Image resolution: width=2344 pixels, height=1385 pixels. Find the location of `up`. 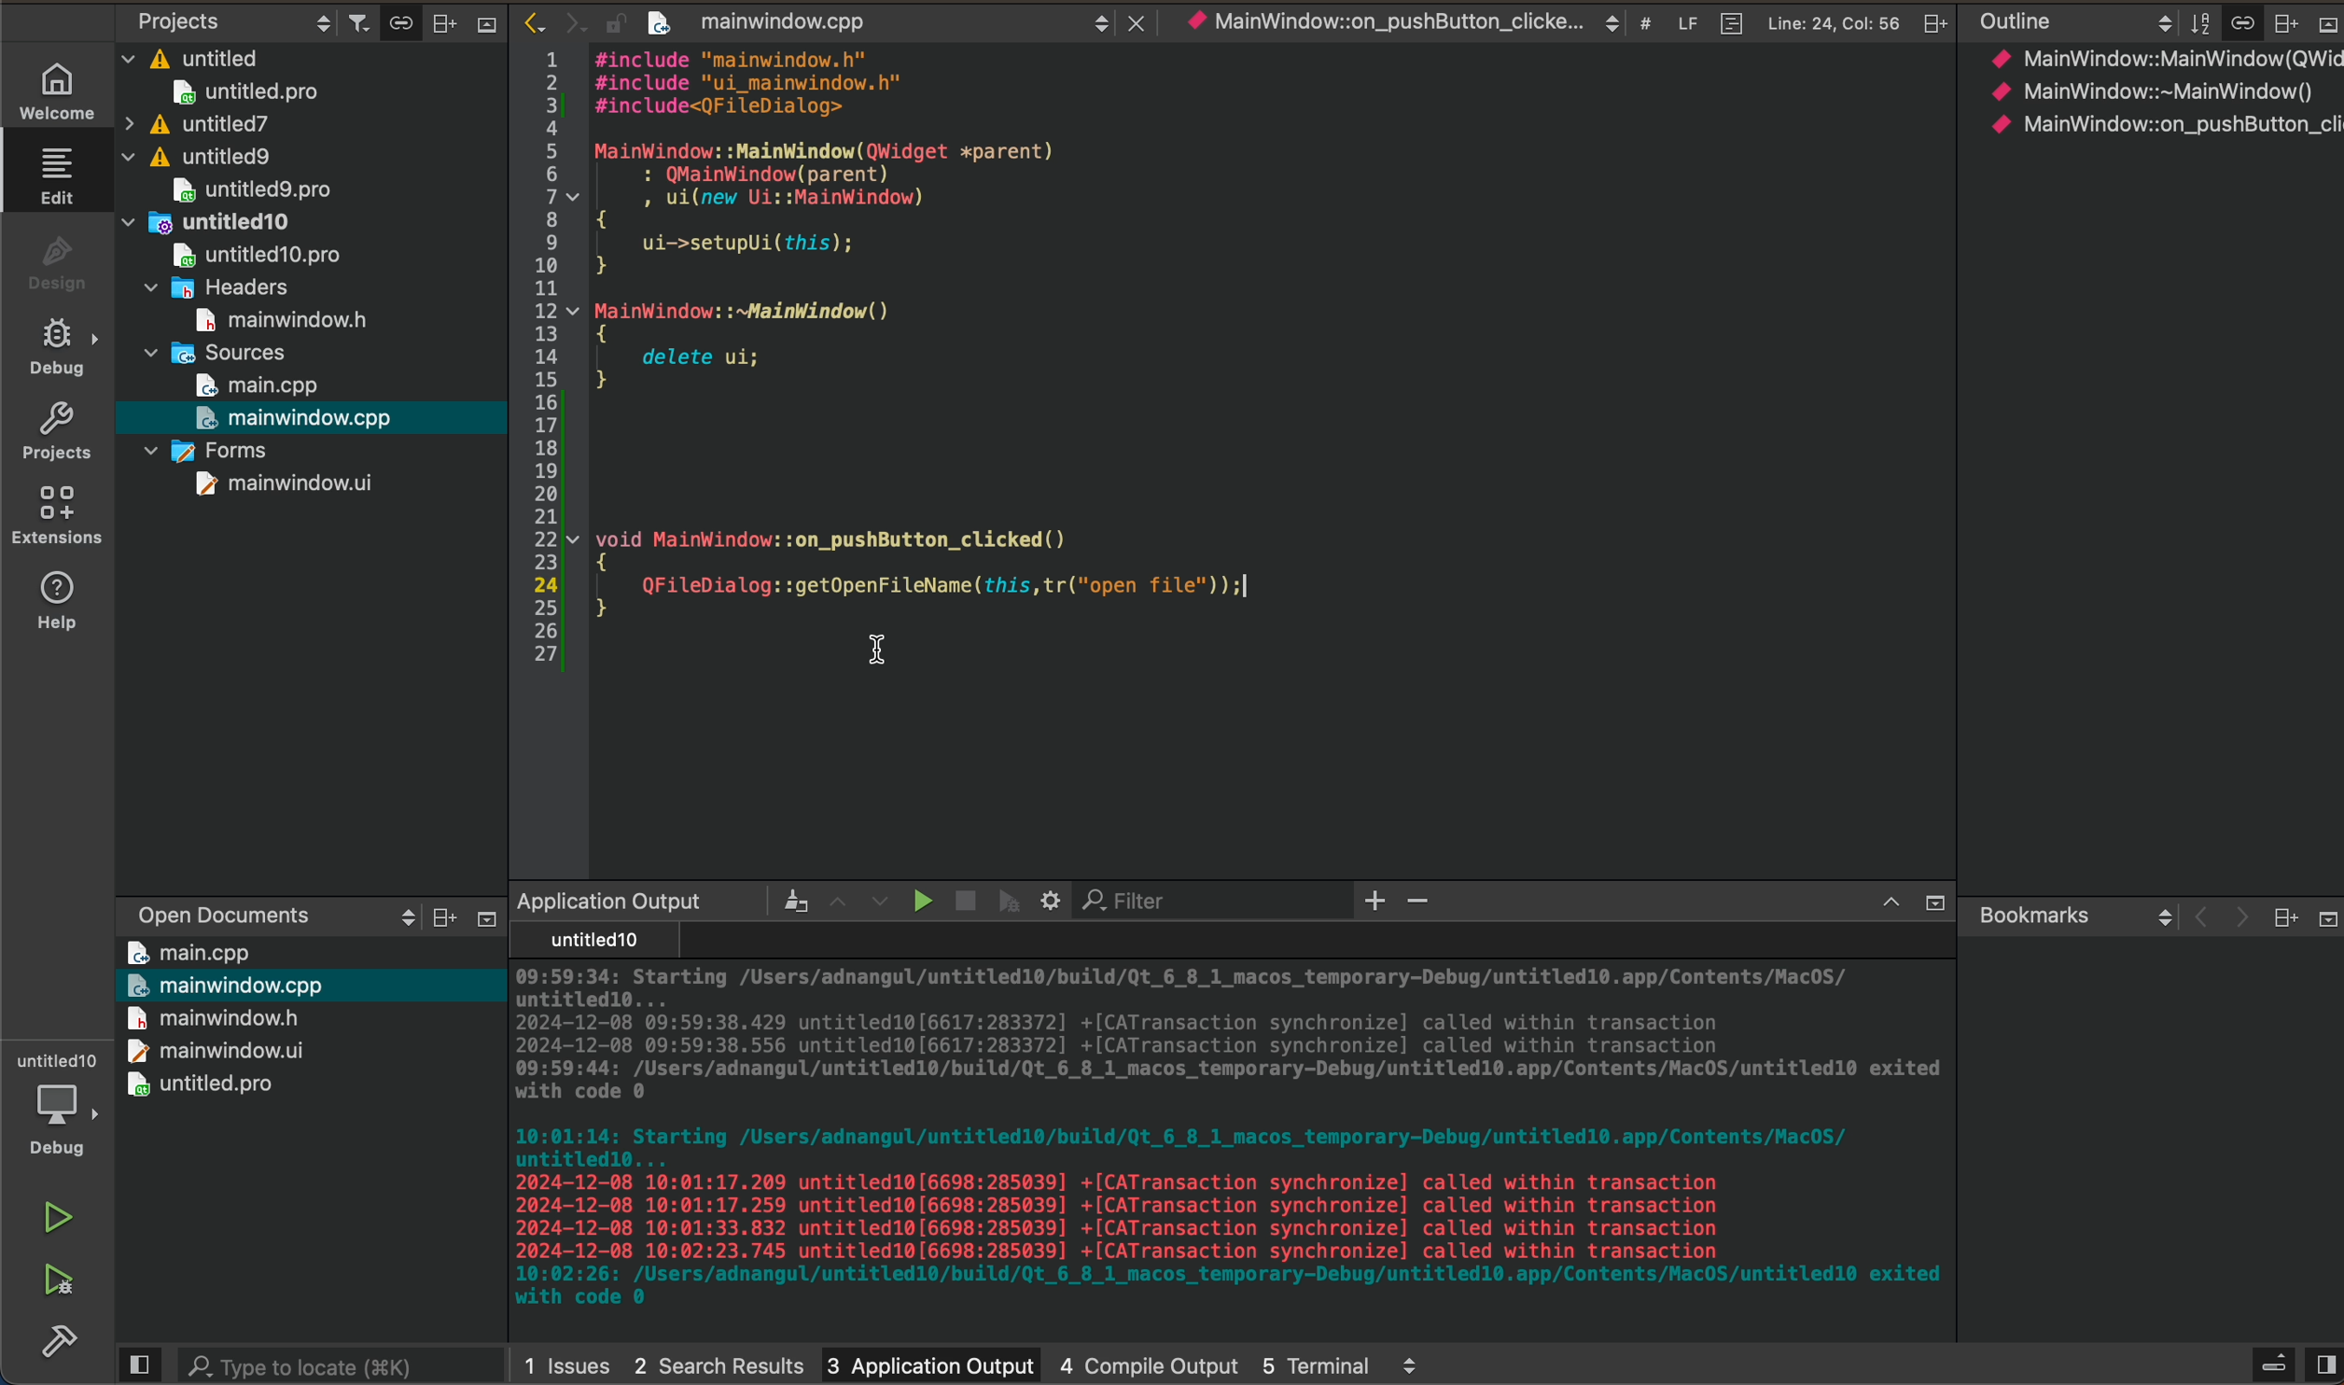

up is located at coordinates (832, 898).